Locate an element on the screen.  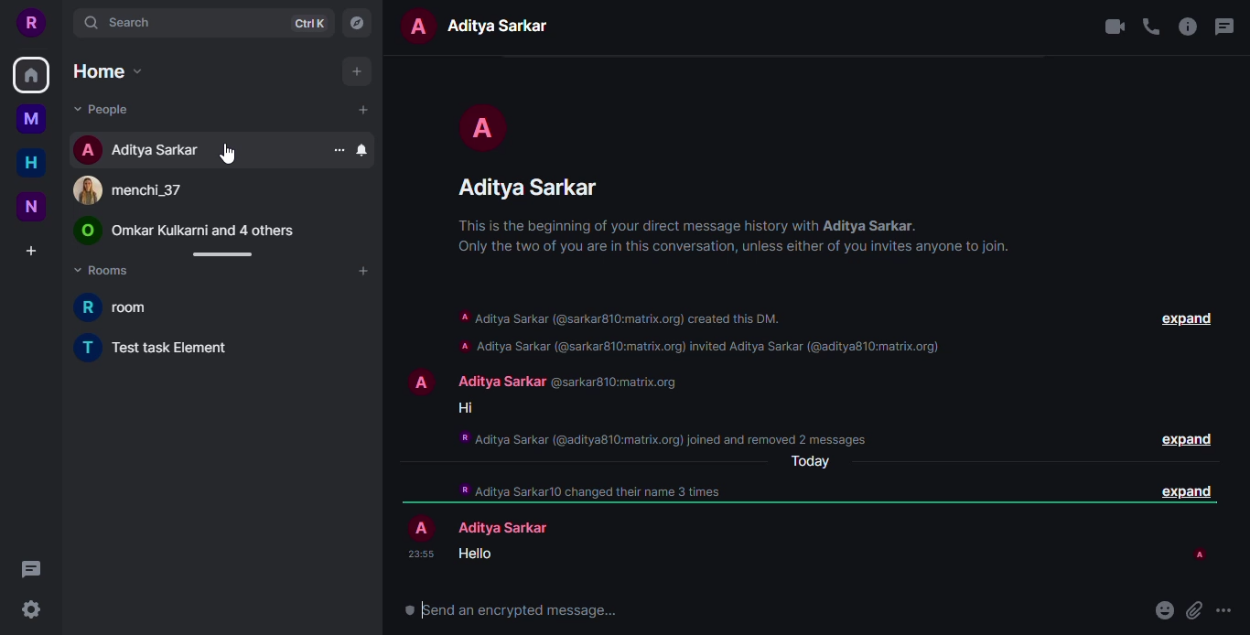
threads is located at coordinates (30, 570).